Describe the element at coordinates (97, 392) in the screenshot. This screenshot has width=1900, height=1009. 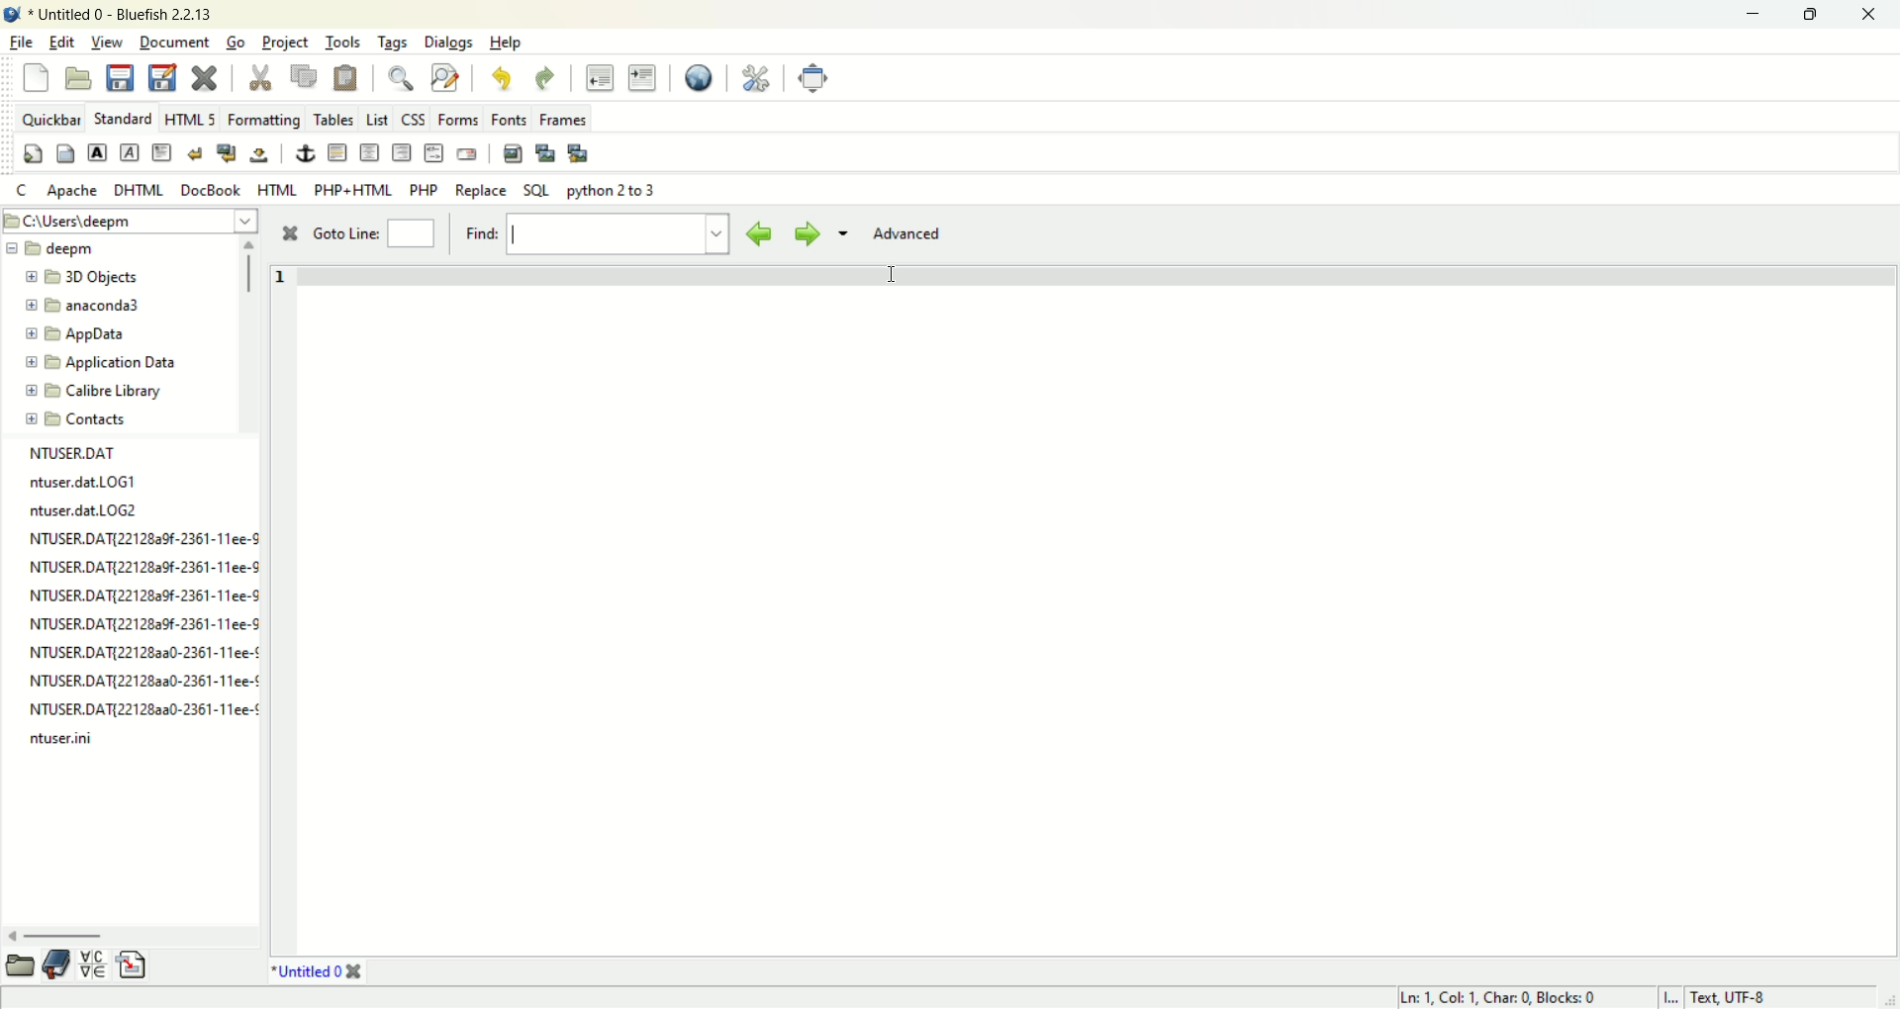
I see `calibre library` at that location.